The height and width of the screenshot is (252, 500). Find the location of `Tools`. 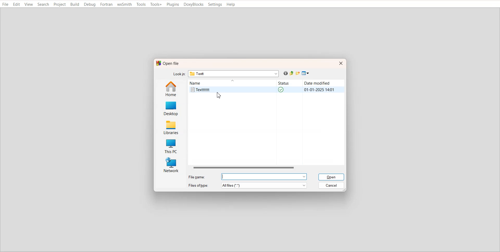

Tools is located at coordinates (141, 4).